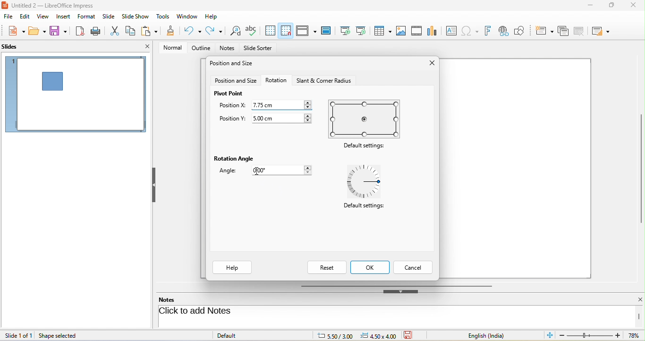 The width and height of the screenshot is (645, 341). Describe the element at coordinates (258, 49) in the screenshot. I see `slide sorter` at that location.